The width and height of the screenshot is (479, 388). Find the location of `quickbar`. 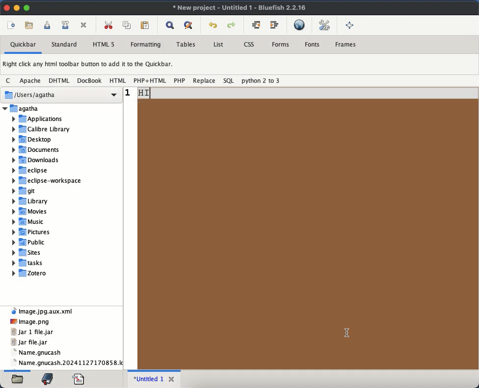

quickbar is located at coordinates (24, 44).